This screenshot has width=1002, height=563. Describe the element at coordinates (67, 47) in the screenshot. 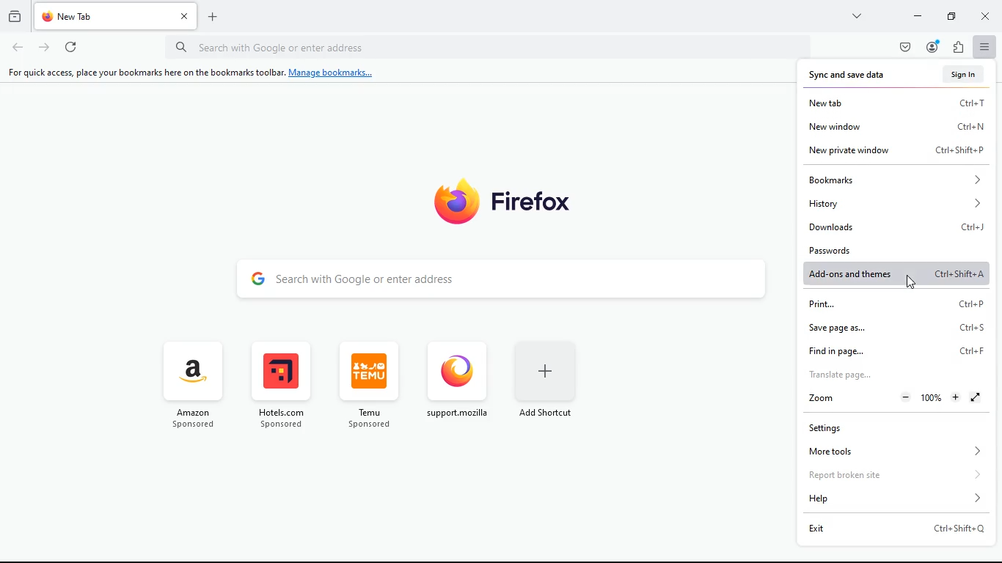

I see `refresh` at that location.